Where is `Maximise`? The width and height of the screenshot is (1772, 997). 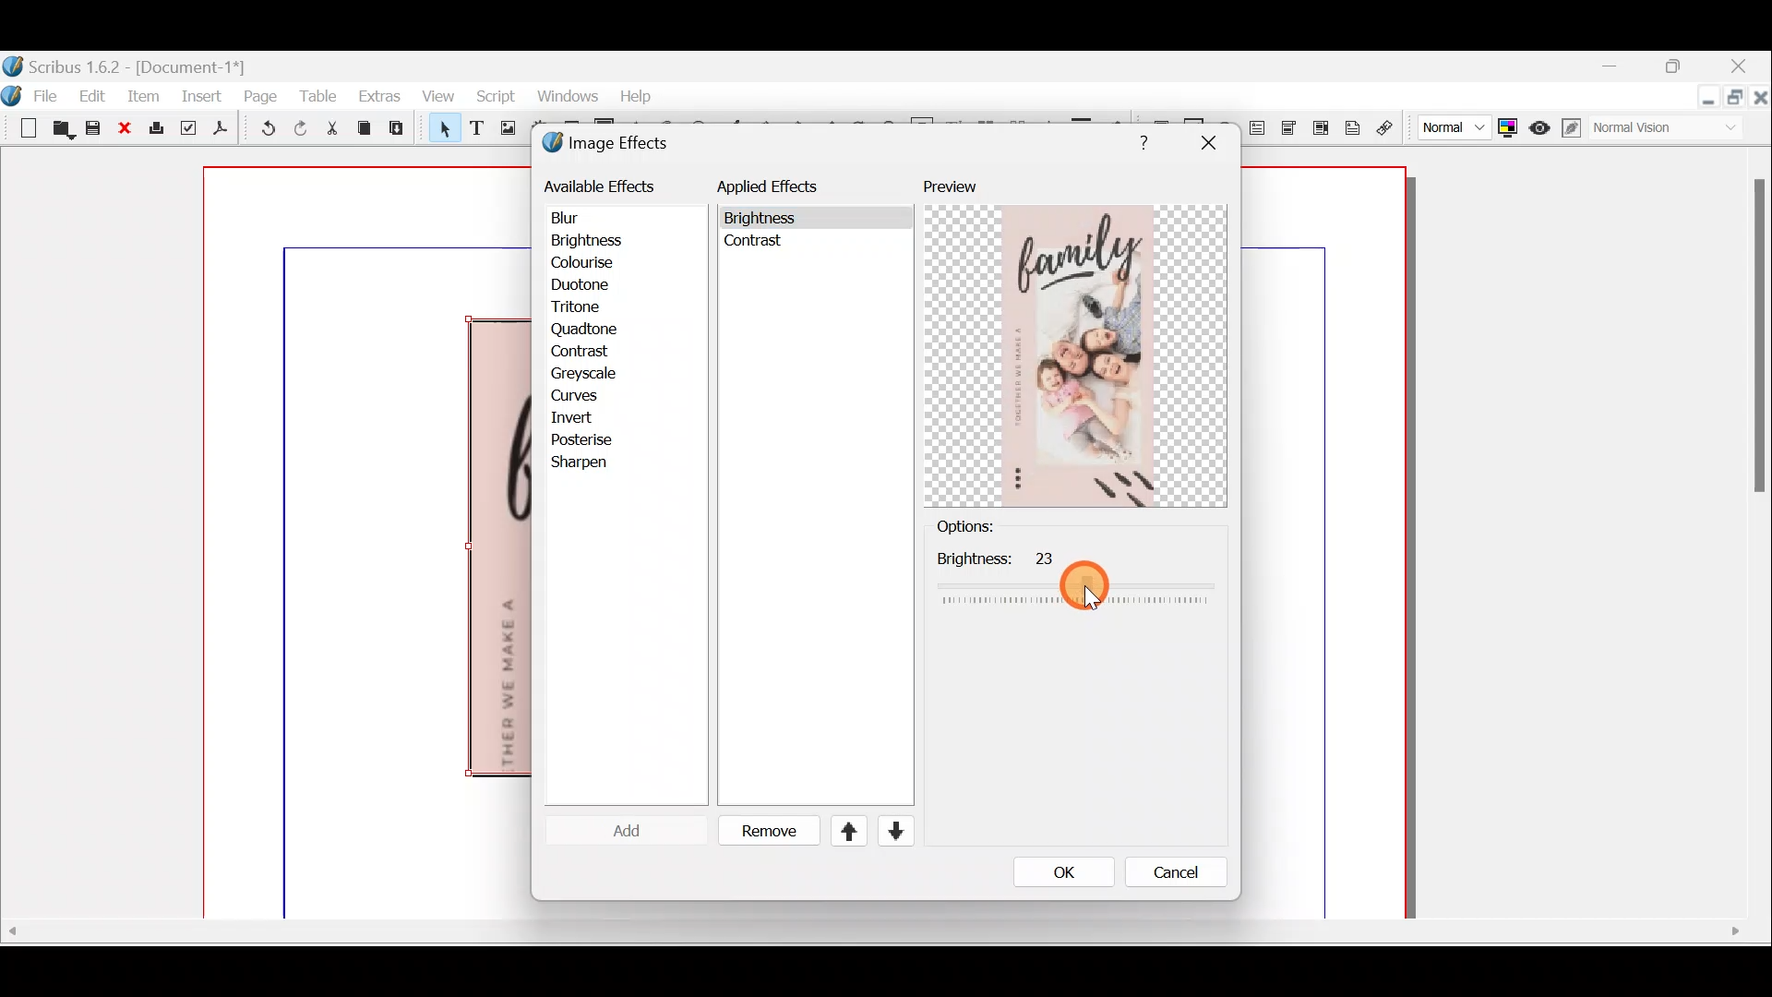
Maximise is located at coordinates (1737, 102).